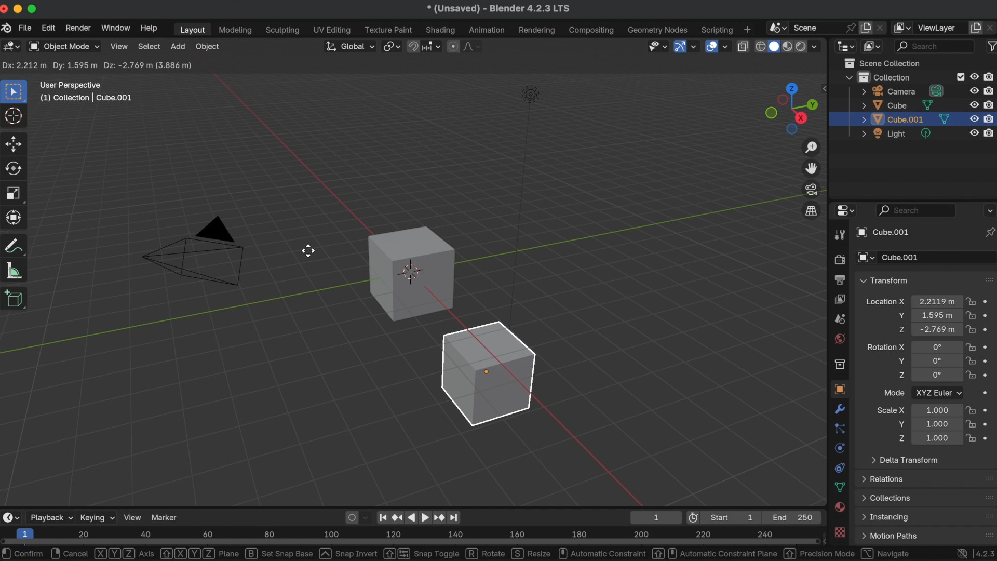  Describe the element at coordinates (15, 143) in the screenshot. I see `move` at that location.